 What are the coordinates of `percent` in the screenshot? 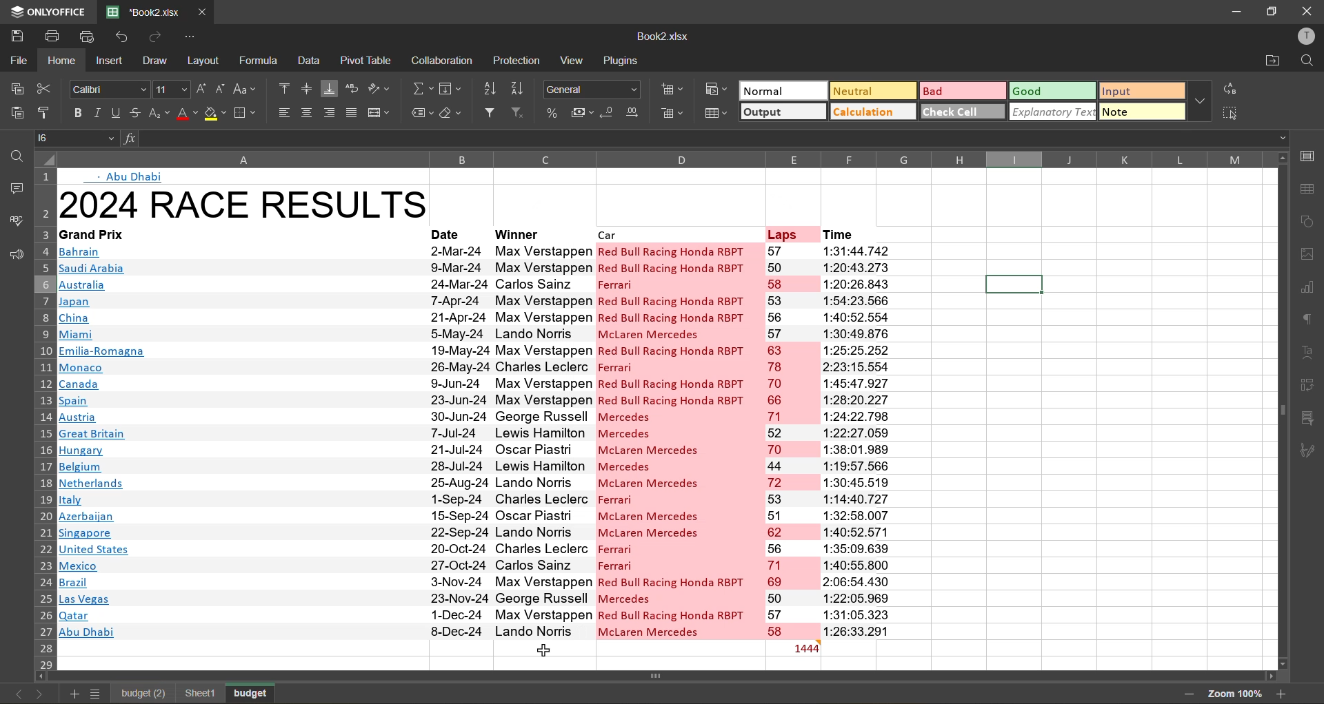 It's located at (554, 112).